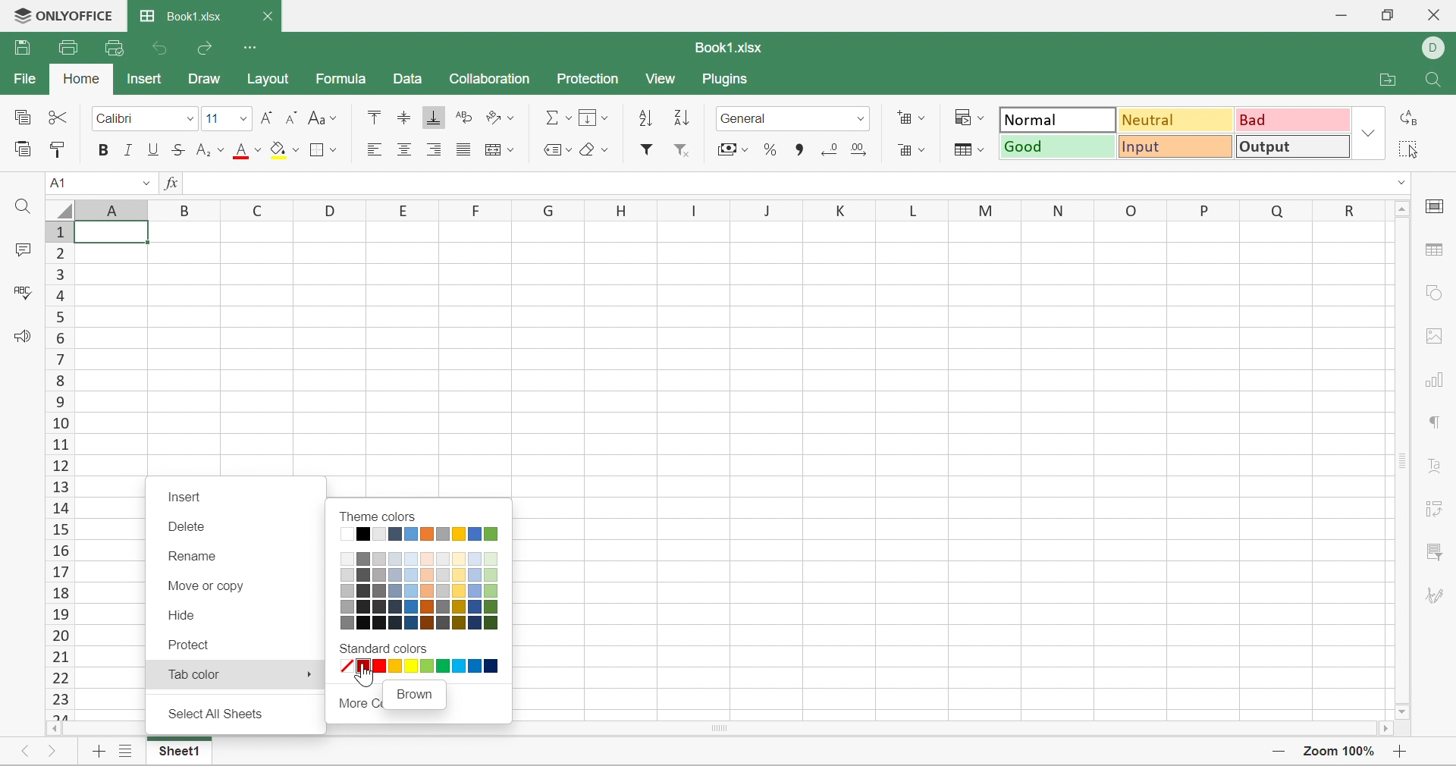 This screenshot has height=766, width=1456. Describe the element at coordinates (56, 316) in the screenshot. I see `4` at that location.